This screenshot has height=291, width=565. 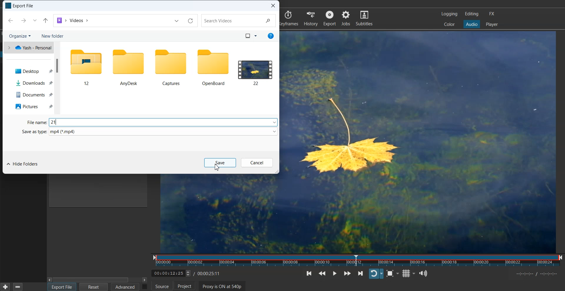 What do you see at coordinates (67, 289) in the screenshot?
I see `Cursor` at bounding box center [67, 289].